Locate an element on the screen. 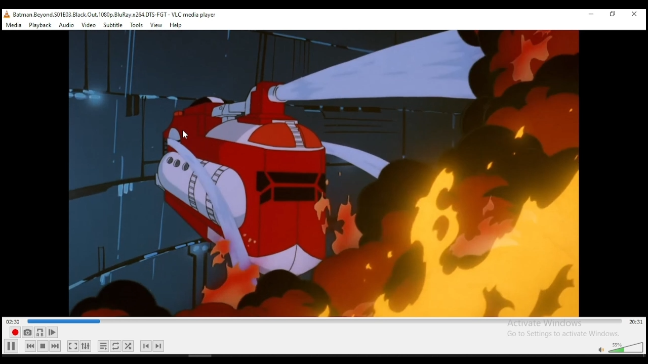  restore is located at coordinates (614, 16).